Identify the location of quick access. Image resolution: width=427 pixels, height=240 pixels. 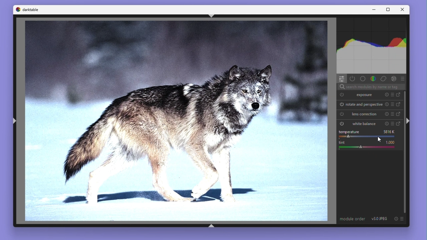
(342, 78).